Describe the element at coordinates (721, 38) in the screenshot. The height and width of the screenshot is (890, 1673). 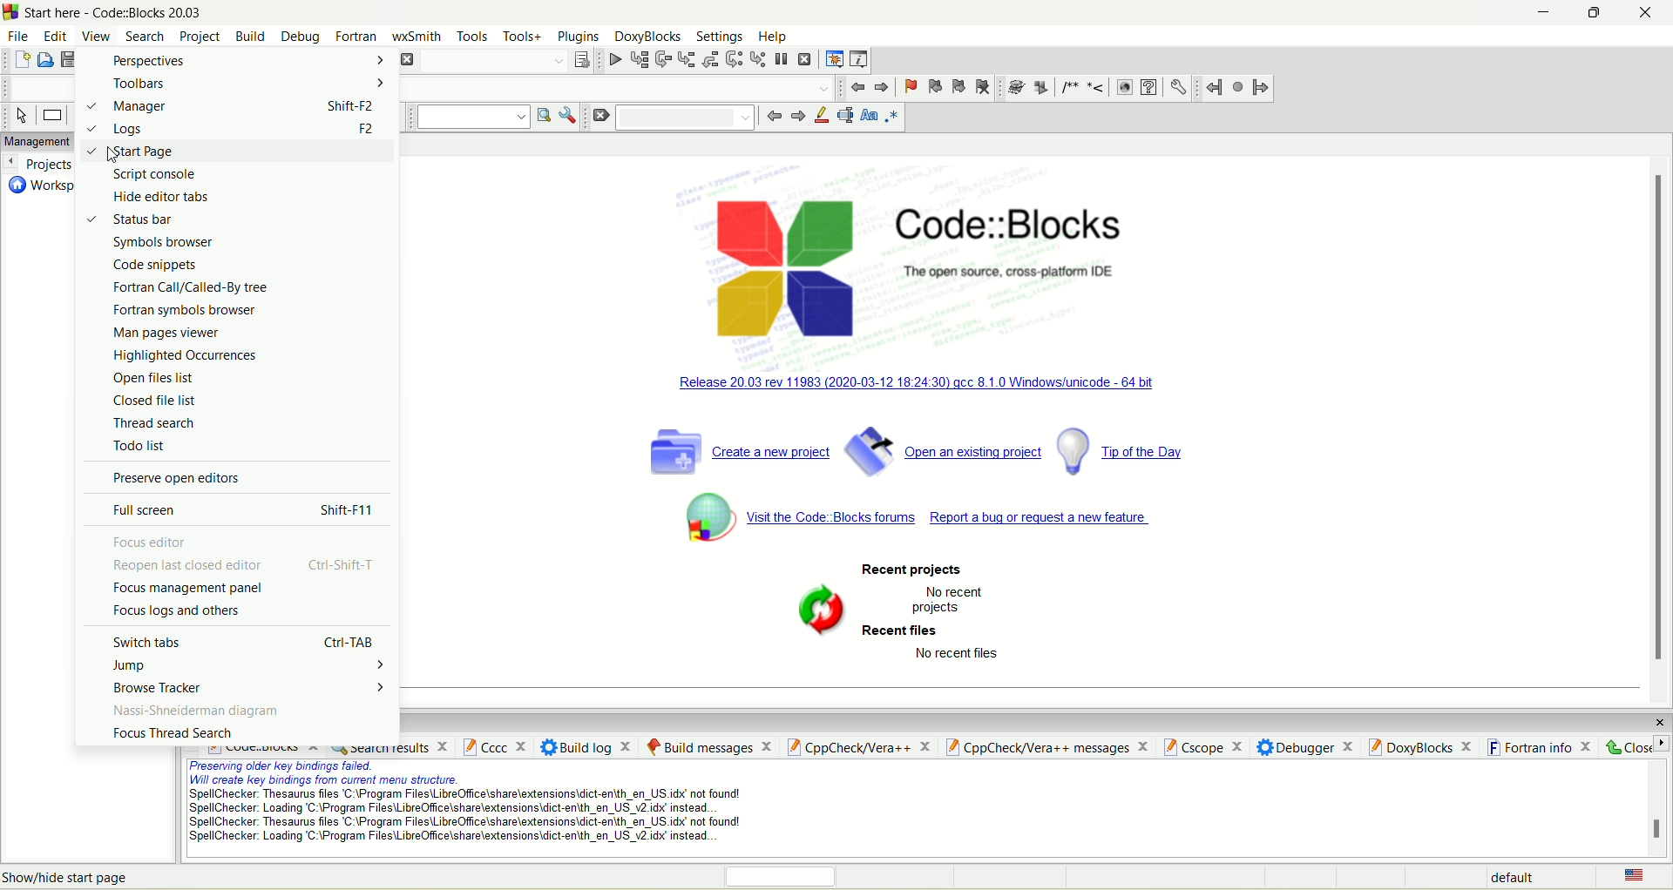
I see `settings` at that location.